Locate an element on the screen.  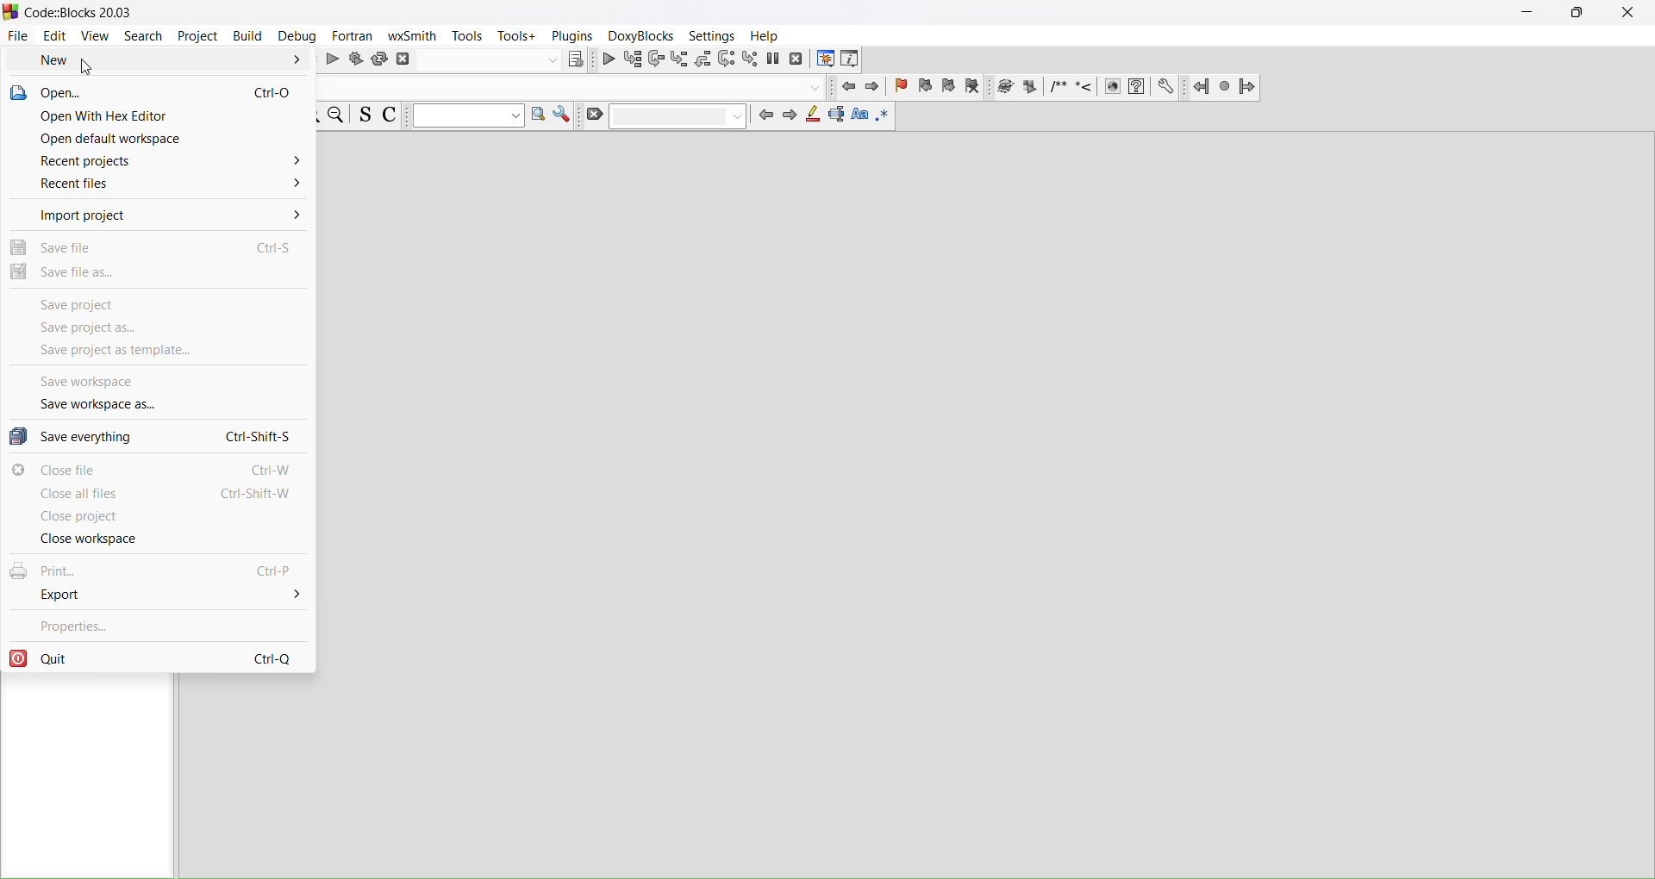
maximize is located at coordinates (1577, 15).